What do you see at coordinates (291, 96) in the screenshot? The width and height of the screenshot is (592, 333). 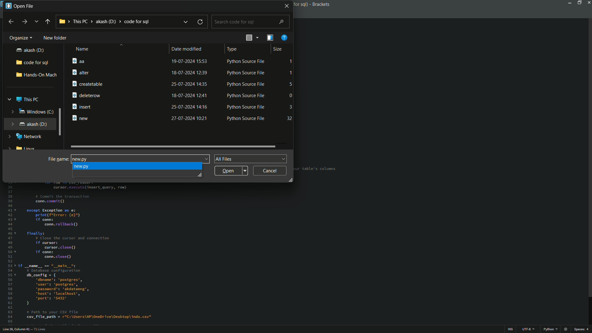 I see `0` at bounding box center [291, 96].